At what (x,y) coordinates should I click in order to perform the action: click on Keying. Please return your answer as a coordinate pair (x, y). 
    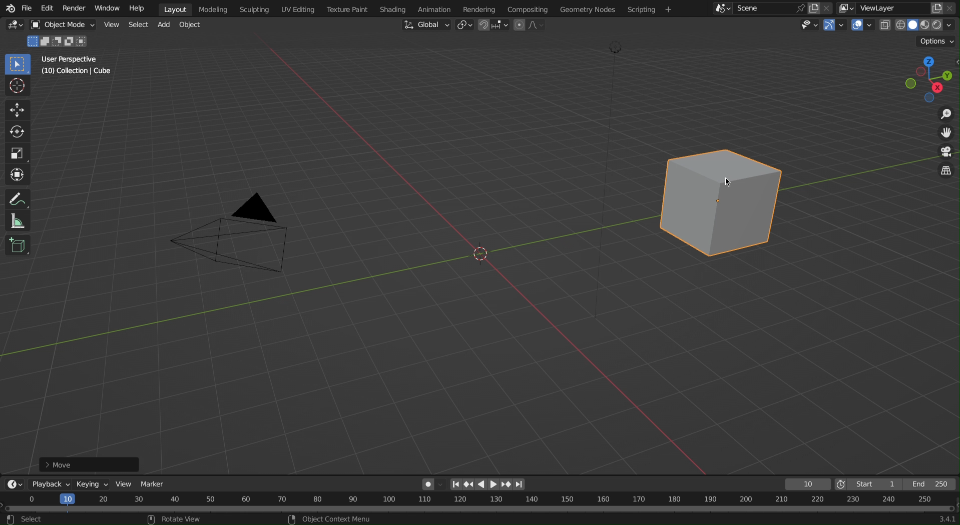
    Looking at the image, I should click on (90, 482).